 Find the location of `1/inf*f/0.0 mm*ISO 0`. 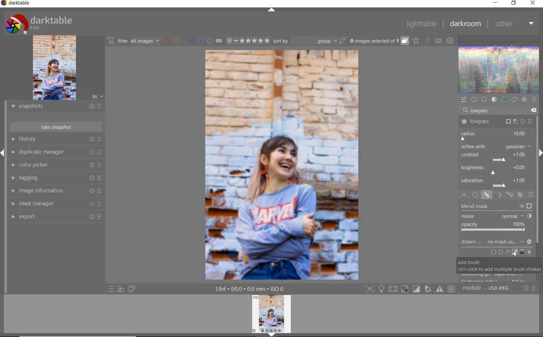

1/inf*f/0.0 mm*ISO 0 is located at coordinates (251, 289).